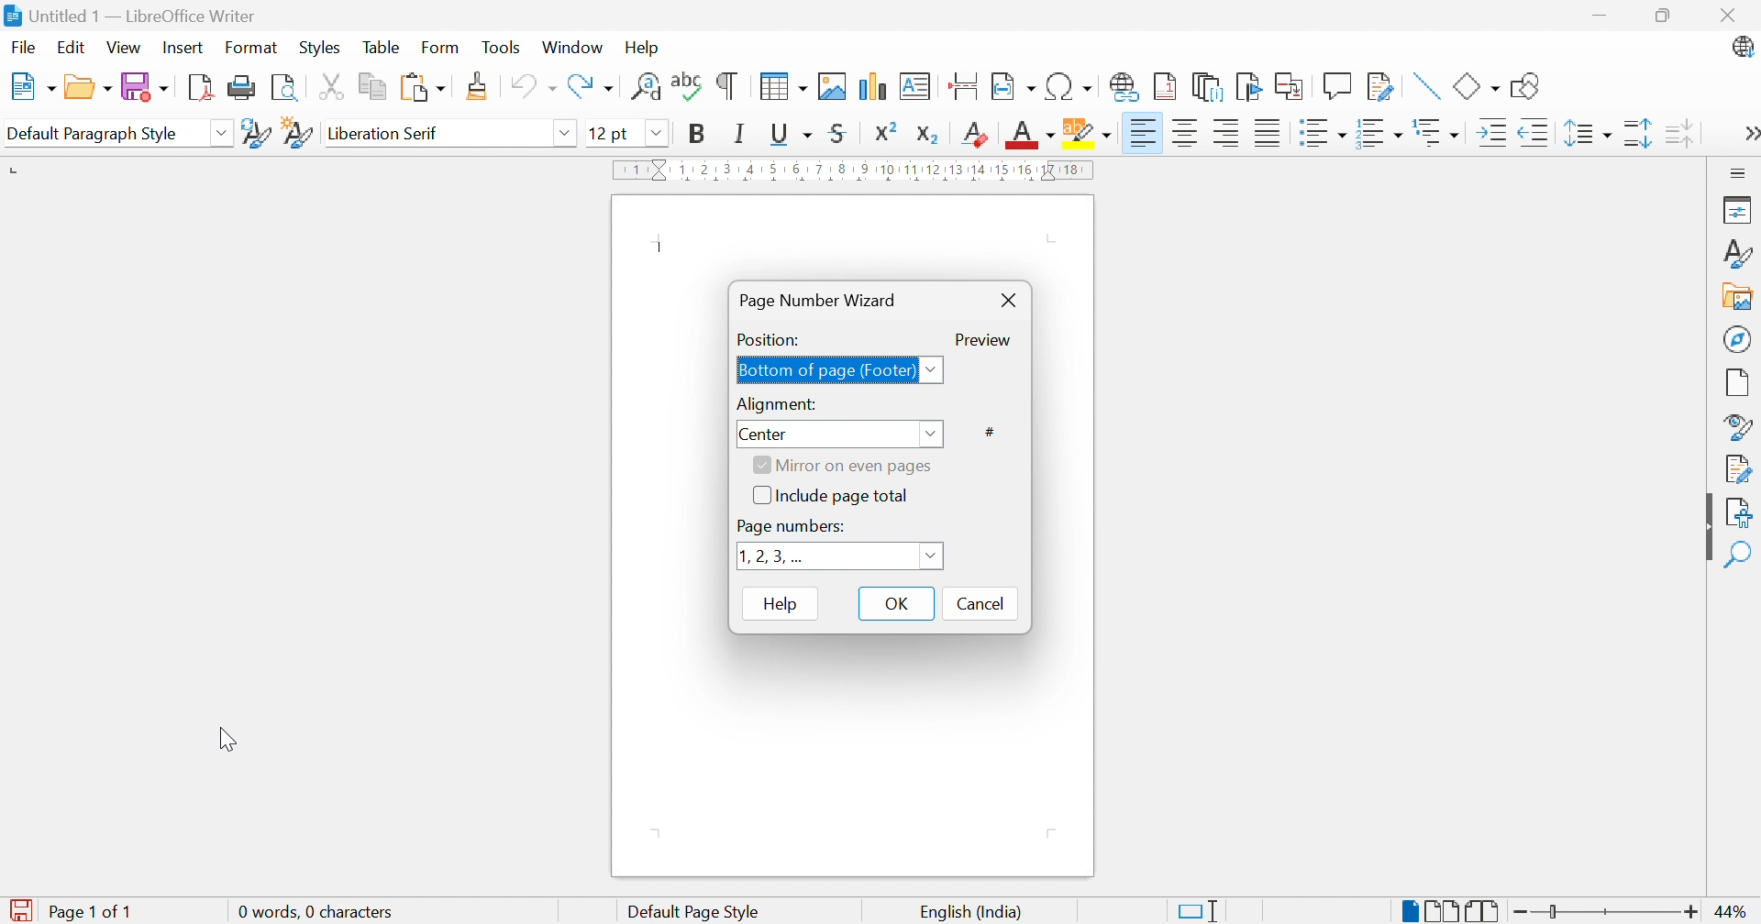  Describe the element at coordinates (1741, 47) in the screenshot. I see `LibreOffice Update available.` at that location.